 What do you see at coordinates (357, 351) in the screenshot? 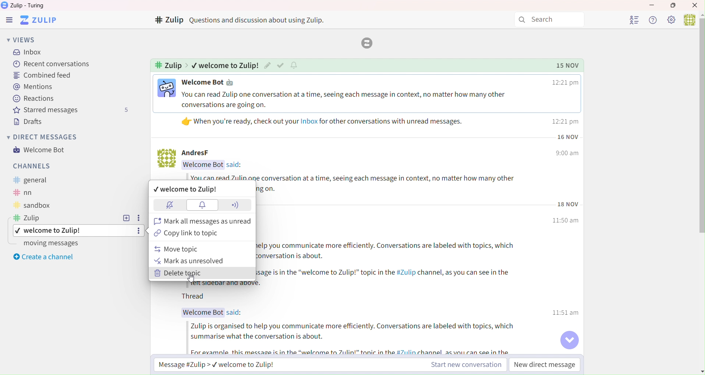
I see `Text` at bounding box center [357, 351].